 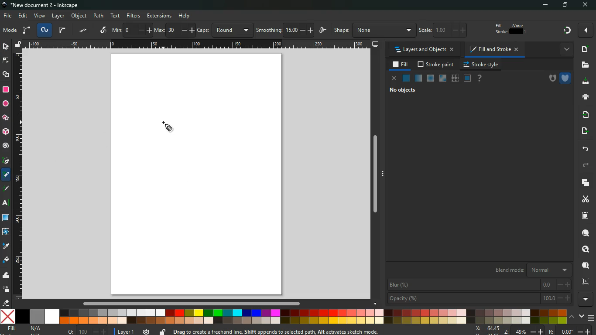 What do you see at coordinates (592, 318) in the screenshot?
I see `menu` at bounding box center [592, 318].